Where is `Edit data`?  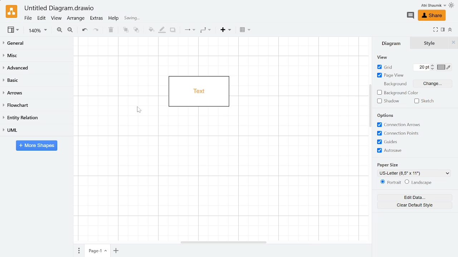 Edit data is located at coordinates (413, 198).